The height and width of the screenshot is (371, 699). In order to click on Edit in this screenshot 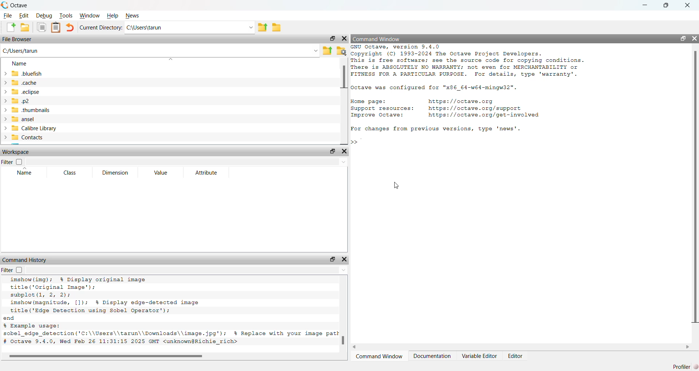, I will do `click(25, 15)`.